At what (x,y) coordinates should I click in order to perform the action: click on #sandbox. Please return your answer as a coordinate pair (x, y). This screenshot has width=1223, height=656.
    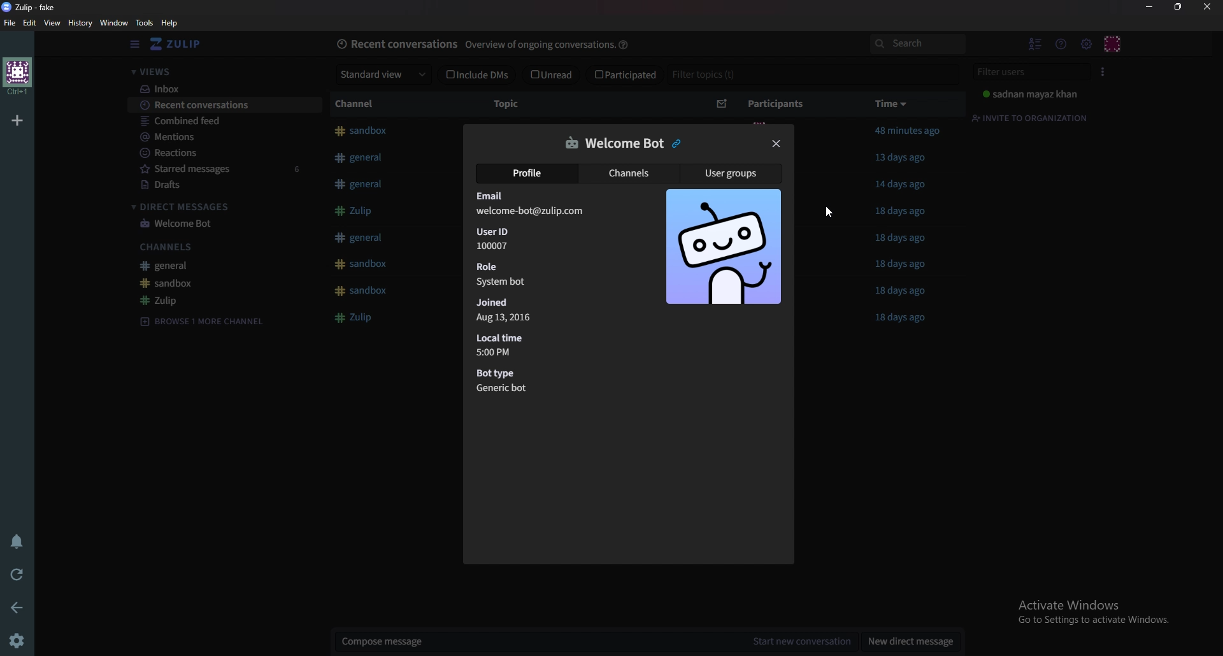
    Looking at the image, I should click on (367, 132).